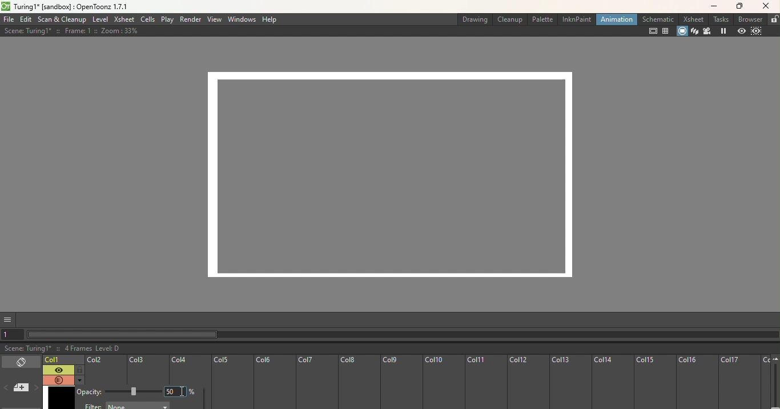 The width and height of the screenshot is (780, 409). I want to click on Filter, so click(127, 406).